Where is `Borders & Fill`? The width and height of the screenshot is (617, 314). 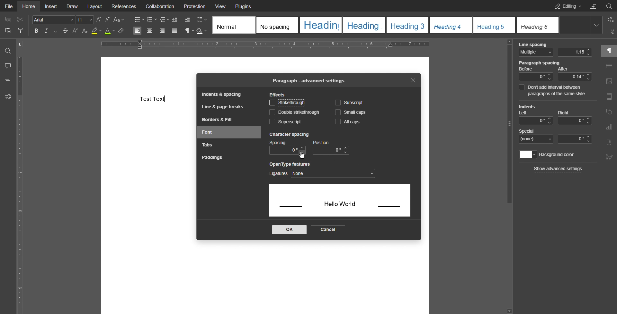 Borders & Fill is located at coordinates (218, 119).